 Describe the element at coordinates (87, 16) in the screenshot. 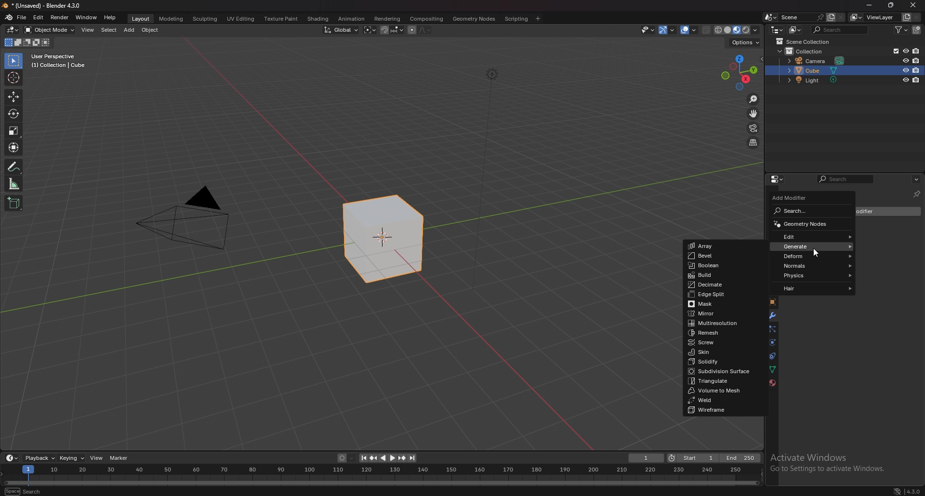

I see `window` at that location.